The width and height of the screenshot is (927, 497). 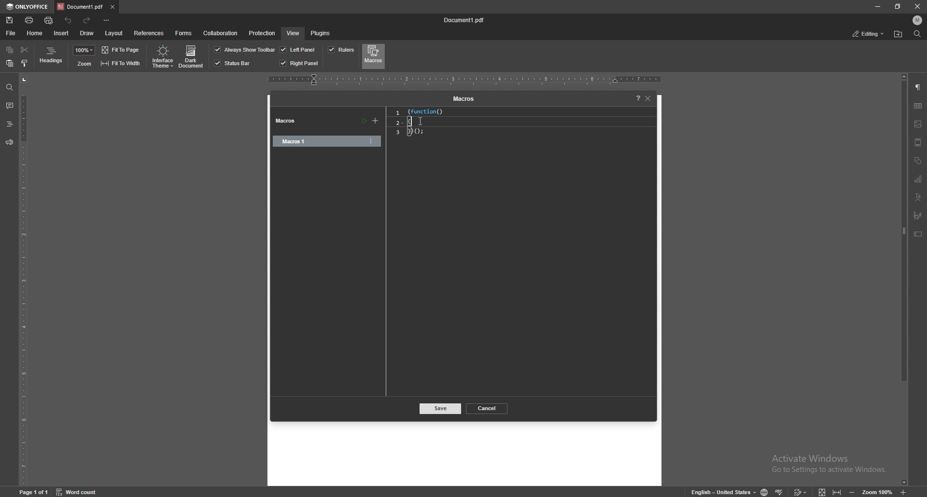 I want to click on feedback, so click(x=9, y=142).